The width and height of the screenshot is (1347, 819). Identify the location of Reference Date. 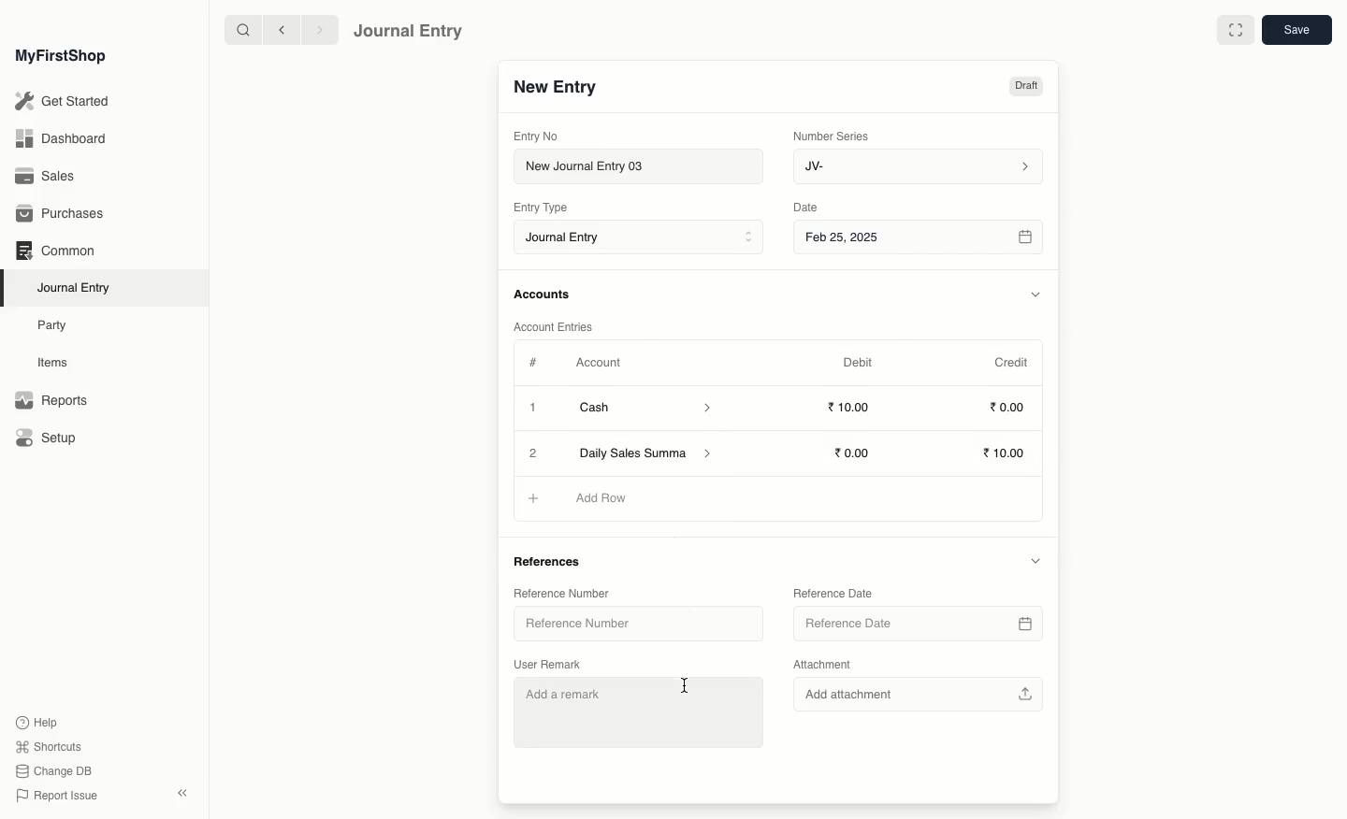
(832, 592).